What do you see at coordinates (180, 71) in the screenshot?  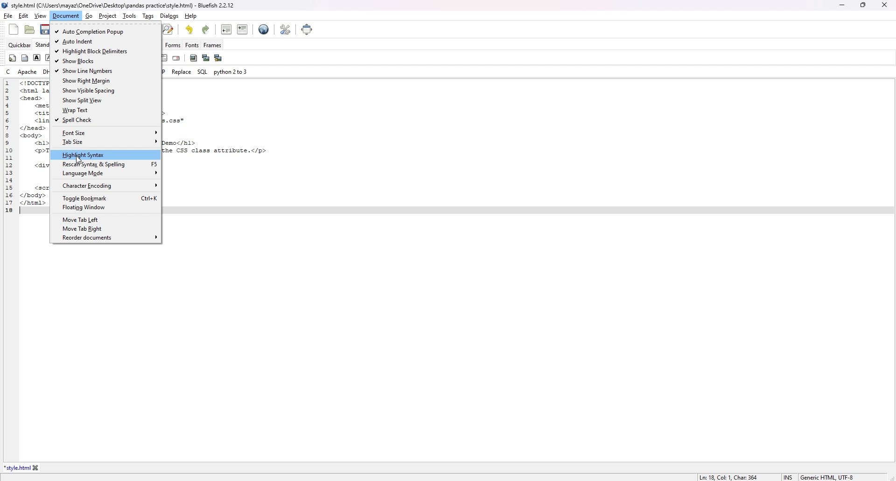 I see `Replace` at bounding box center [180, 71].